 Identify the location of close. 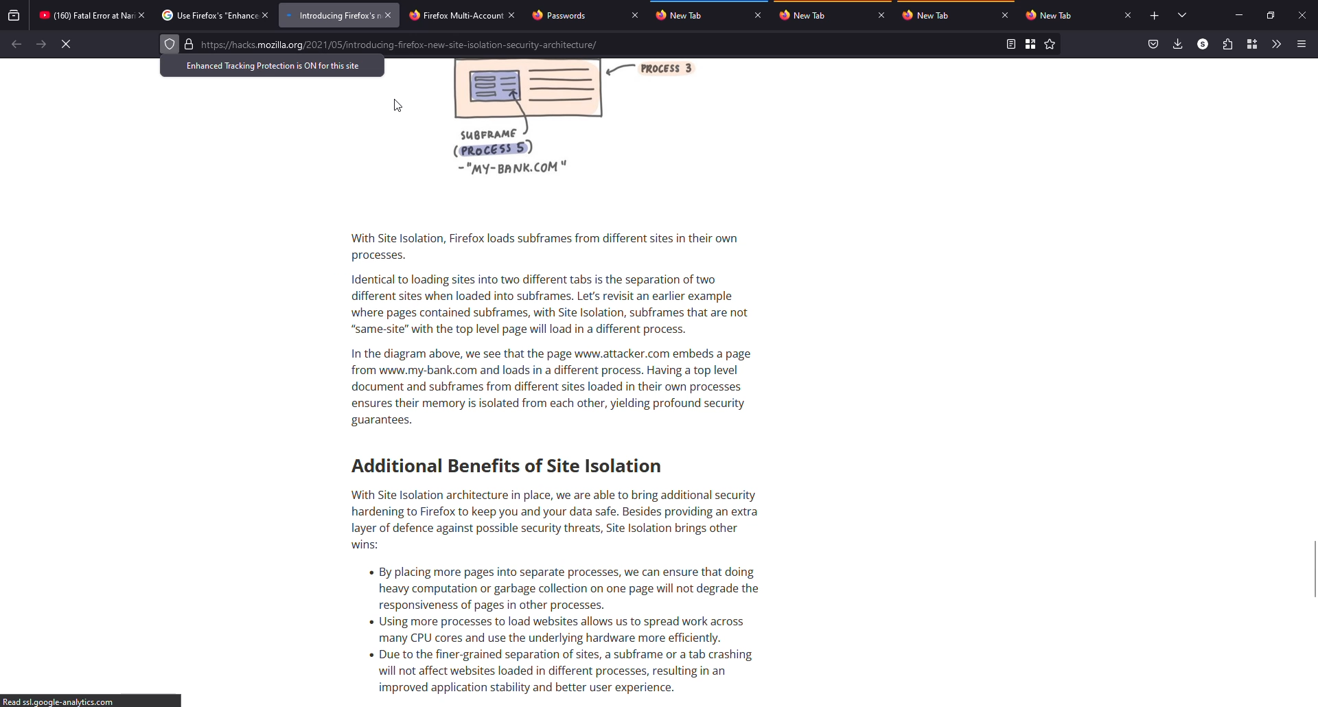
(634, 15).